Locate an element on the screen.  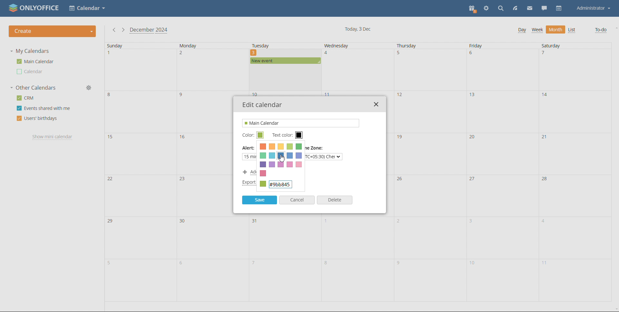
save is located at coordinates (260, 200).